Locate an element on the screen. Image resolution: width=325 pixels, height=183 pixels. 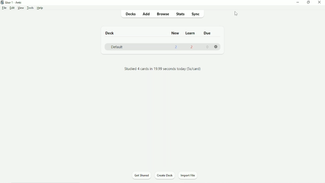
New is located at coordinates (174, 33).